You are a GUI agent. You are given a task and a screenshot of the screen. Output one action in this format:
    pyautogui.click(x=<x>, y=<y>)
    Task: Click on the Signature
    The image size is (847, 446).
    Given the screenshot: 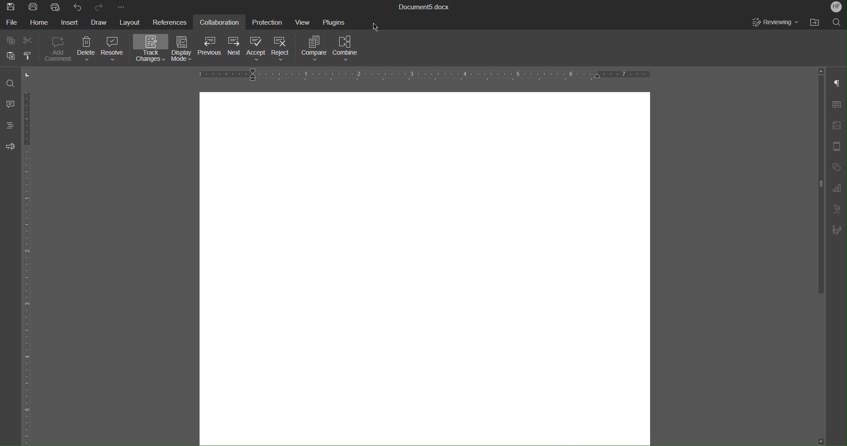 What is the action you would take?
    pyautogui.click(x=836, y=231)
    